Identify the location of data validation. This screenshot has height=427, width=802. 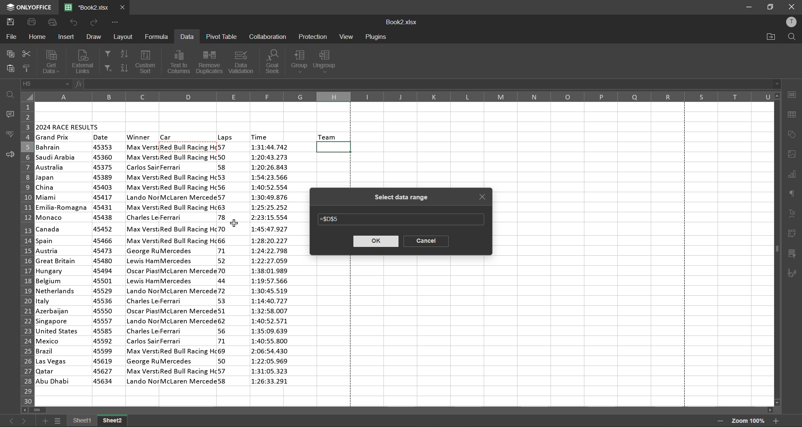
(242, 61).